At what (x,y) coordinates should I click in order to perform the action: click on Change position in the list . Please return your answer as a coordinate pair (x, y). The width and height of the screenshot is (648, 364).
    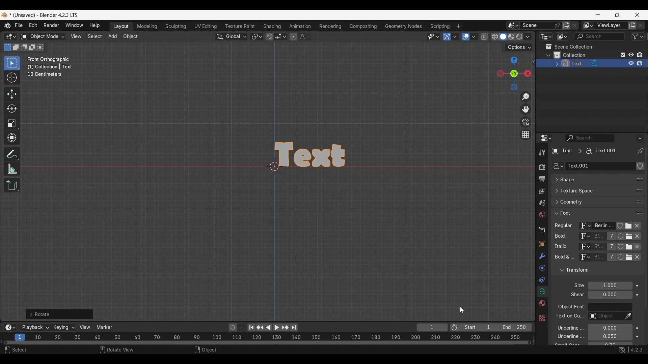
    Looking at the image, I should click on (639, 211).